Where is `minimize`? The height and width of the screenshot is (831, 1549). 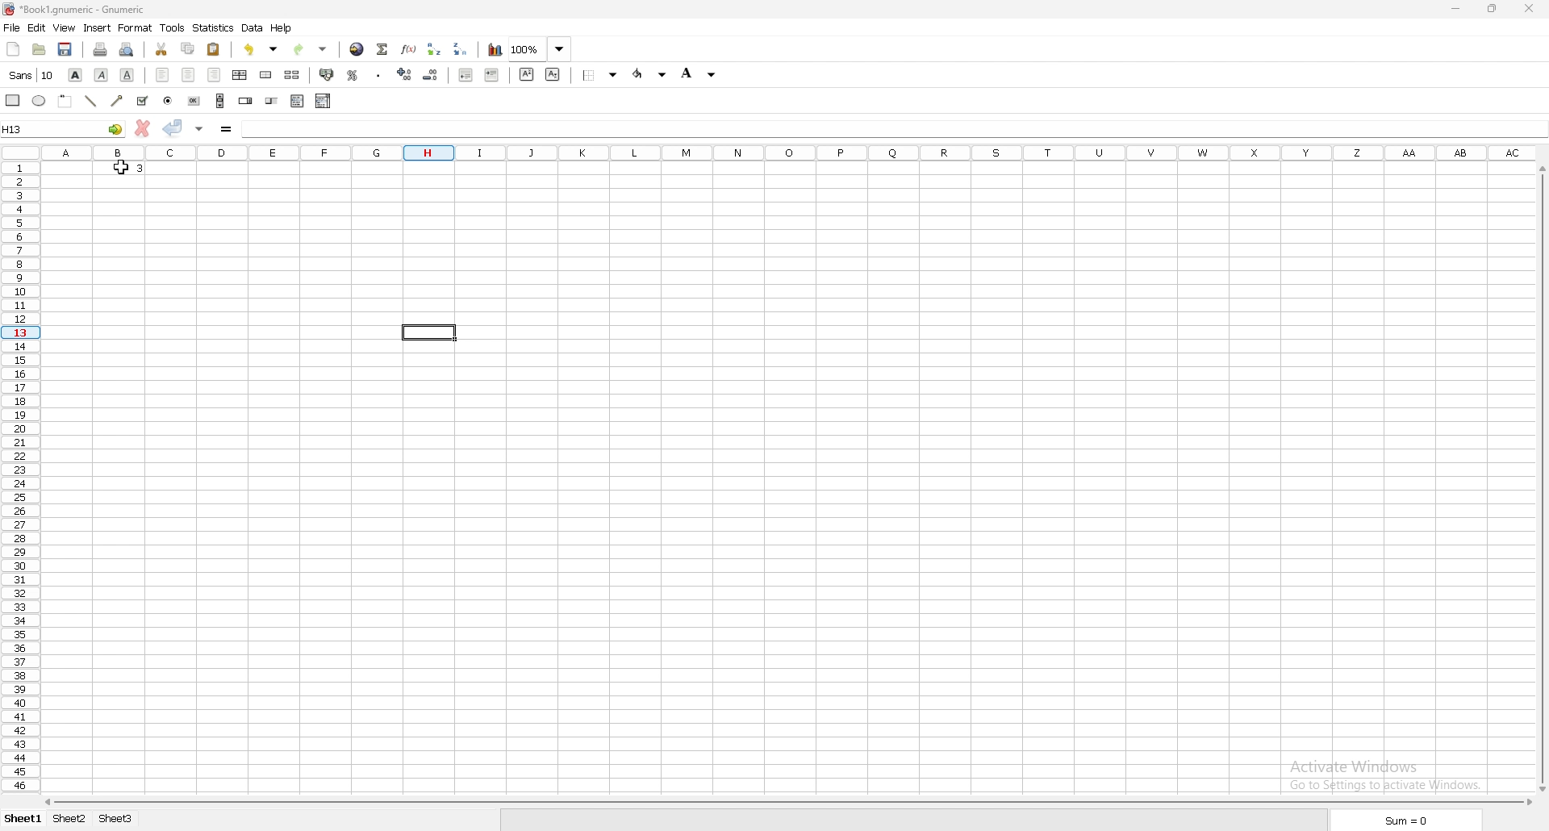
minimize is located at coordinates (1455, 8).